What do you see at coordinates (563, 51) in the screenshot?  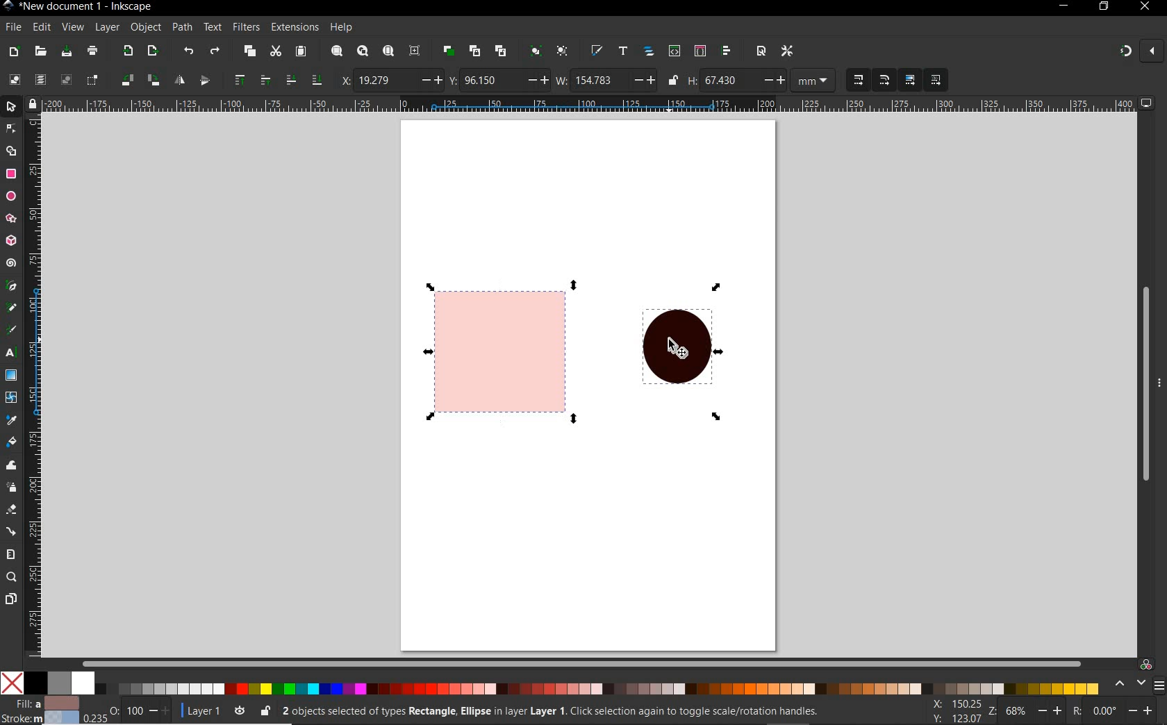 I see `ungroup` at bounding box center [563, 51].